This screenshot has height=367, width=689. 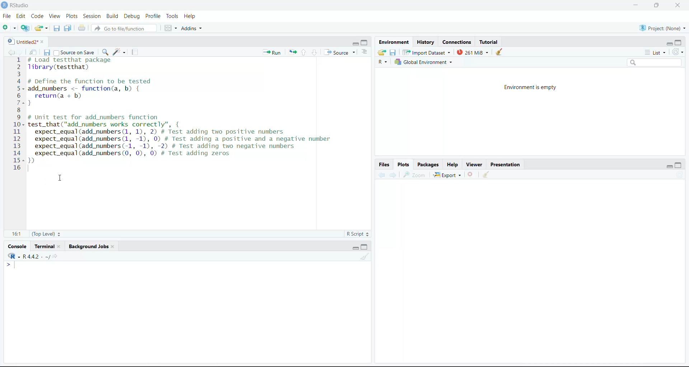 What do you see at coordinates (132, 17) in the screenshot?
I see `Debug` at bounding box center [132, 17].